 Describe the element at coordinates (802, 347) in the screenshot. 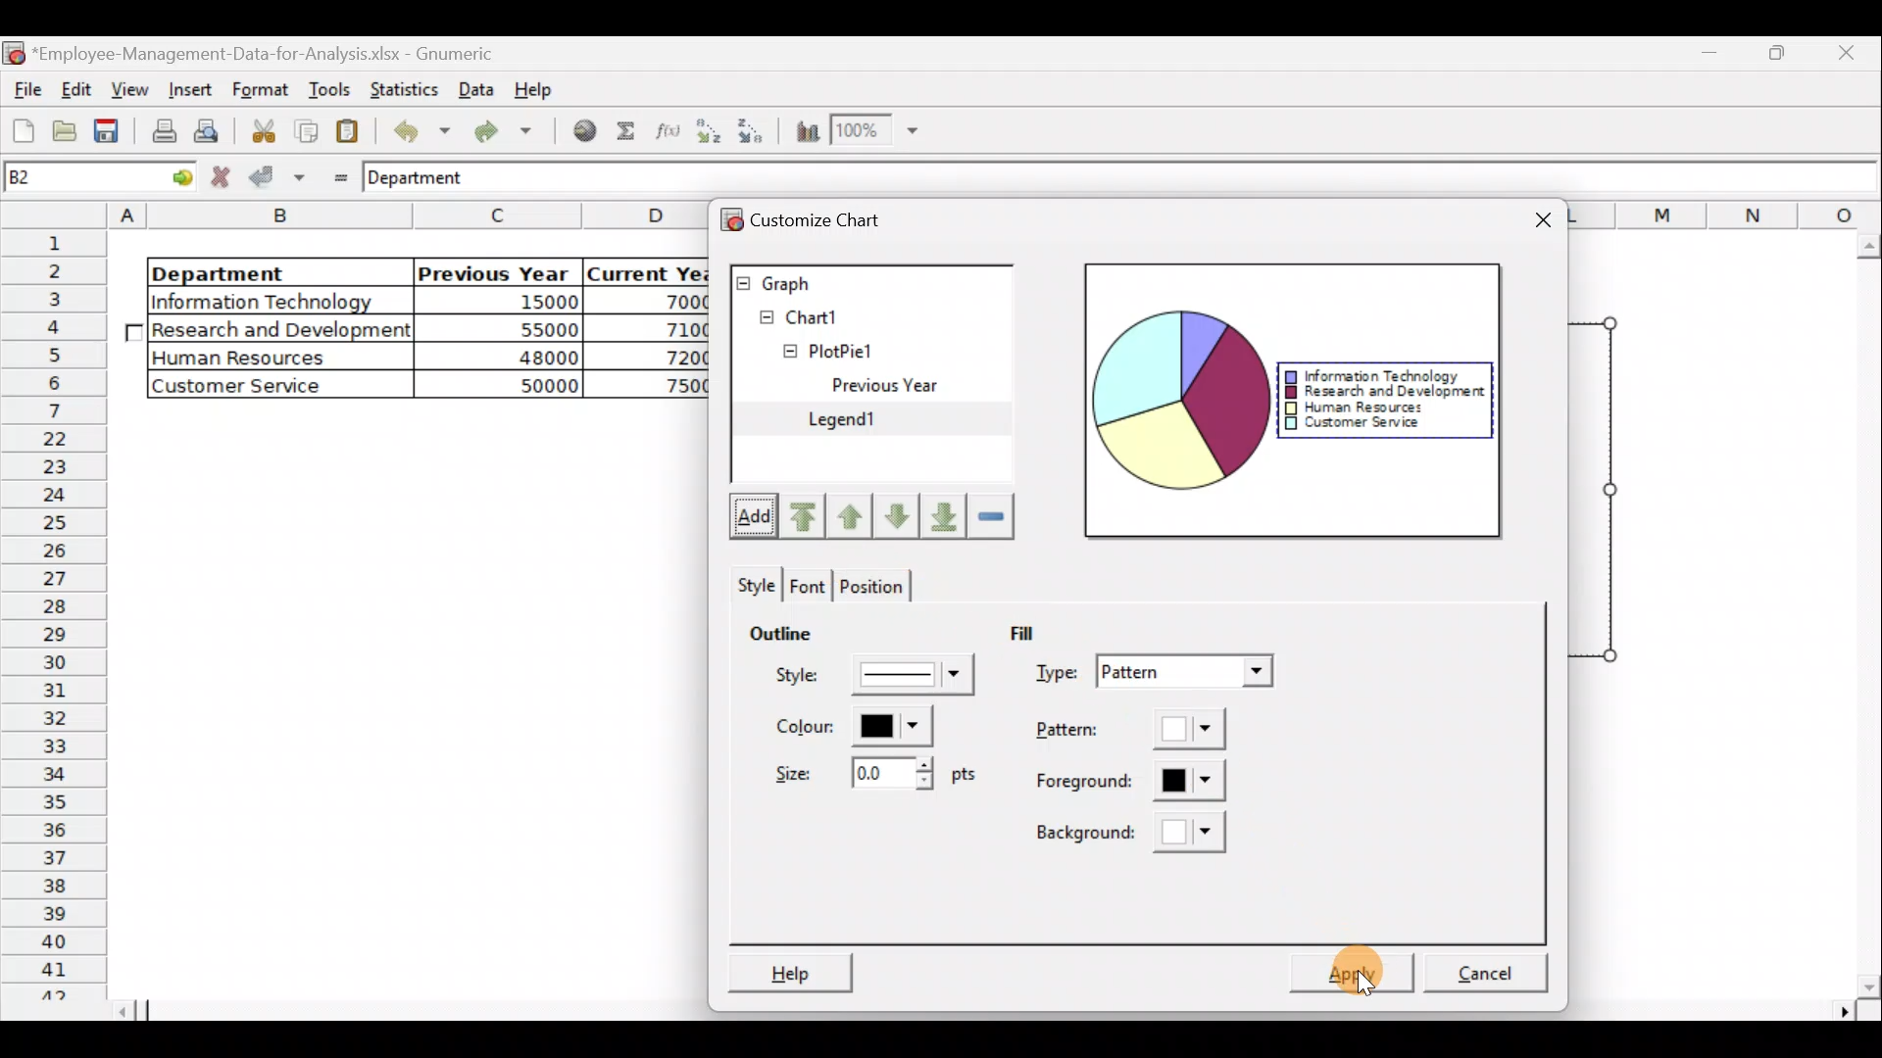

I see `PlotPie1` at that location.